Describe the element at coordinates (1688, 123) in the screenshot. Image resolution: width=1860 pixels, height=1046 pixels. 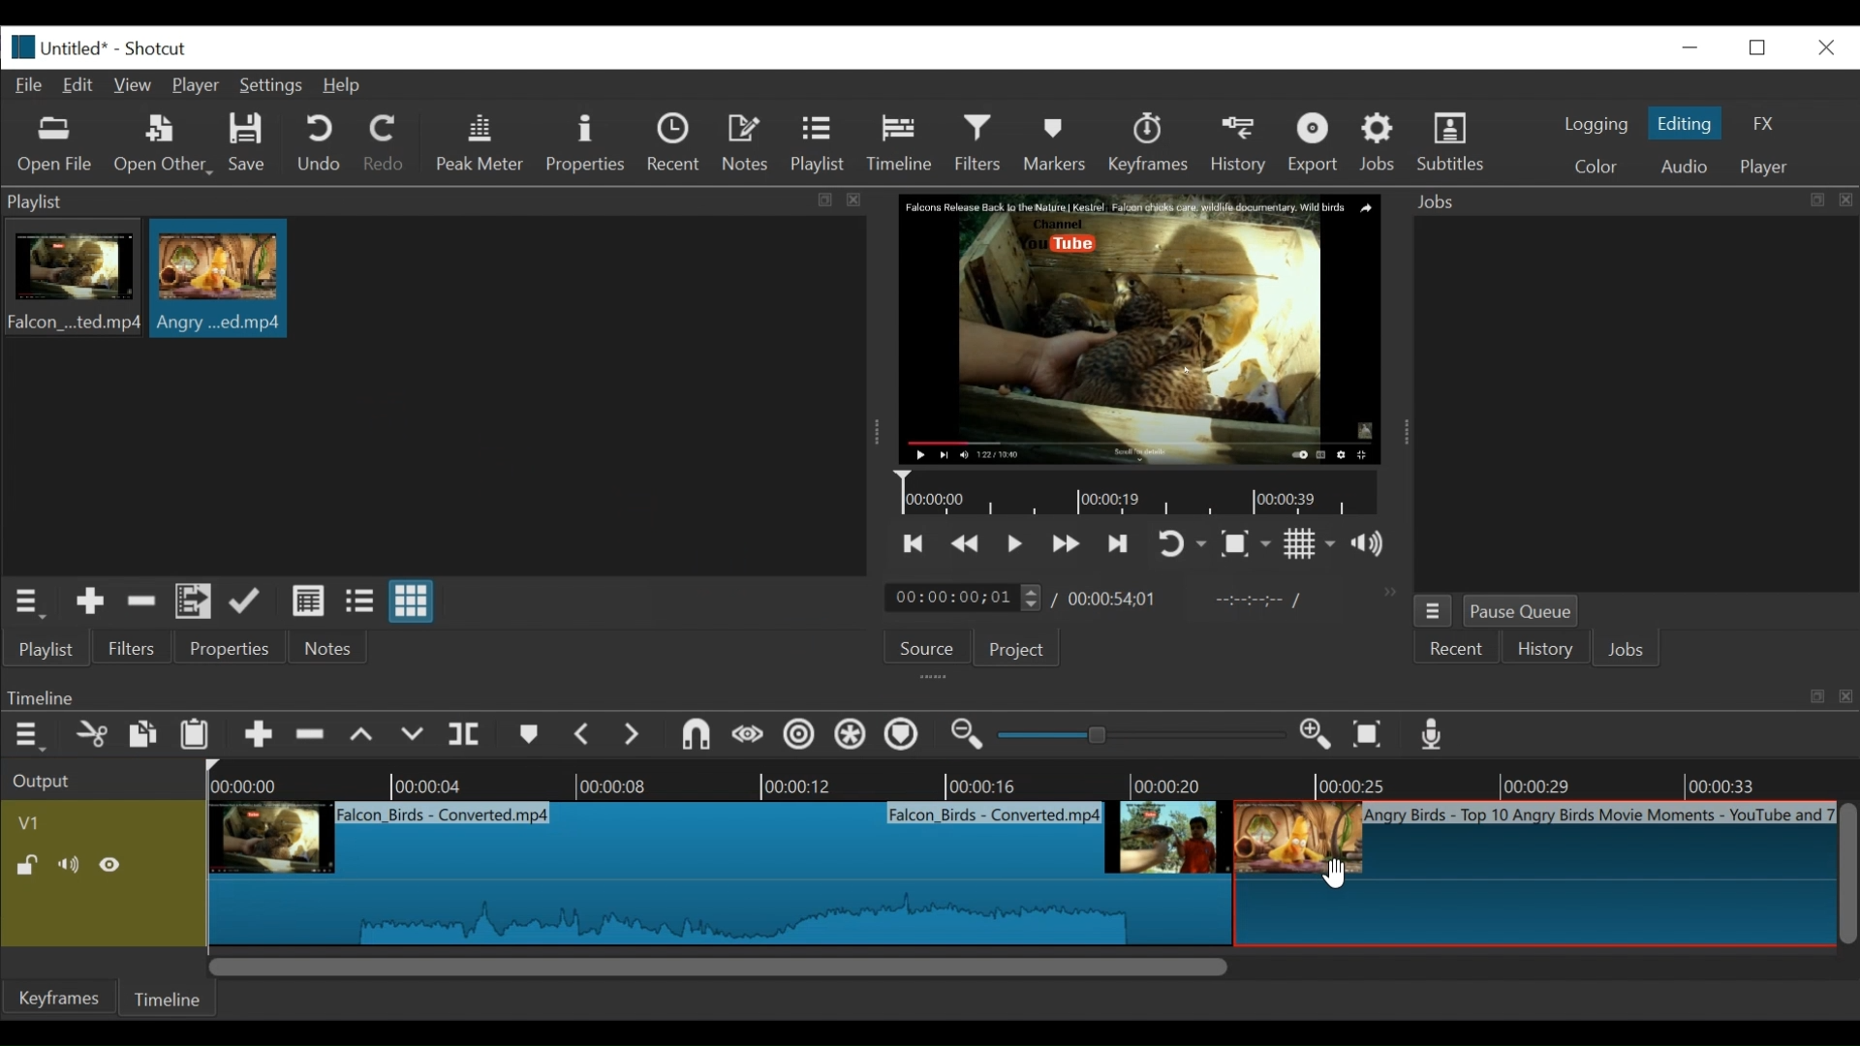
I see `Editing` at that location.